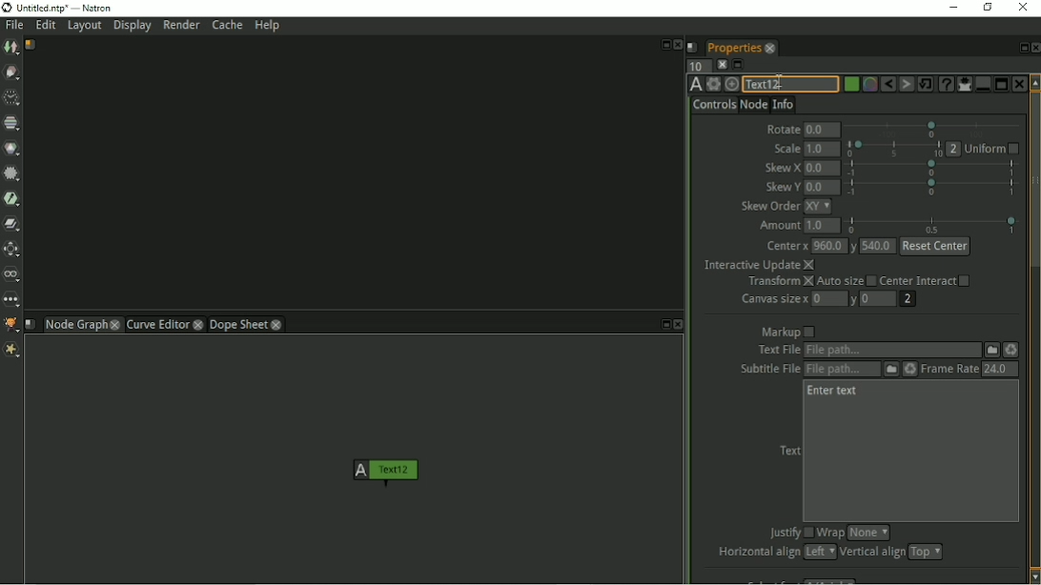 This screenshot has height=585, width=1041. I want to click on Float pane, so click(1021, 48).